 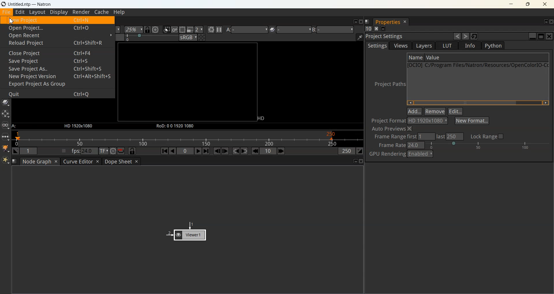 I want to click on Transform, so click(x=5, y=114).